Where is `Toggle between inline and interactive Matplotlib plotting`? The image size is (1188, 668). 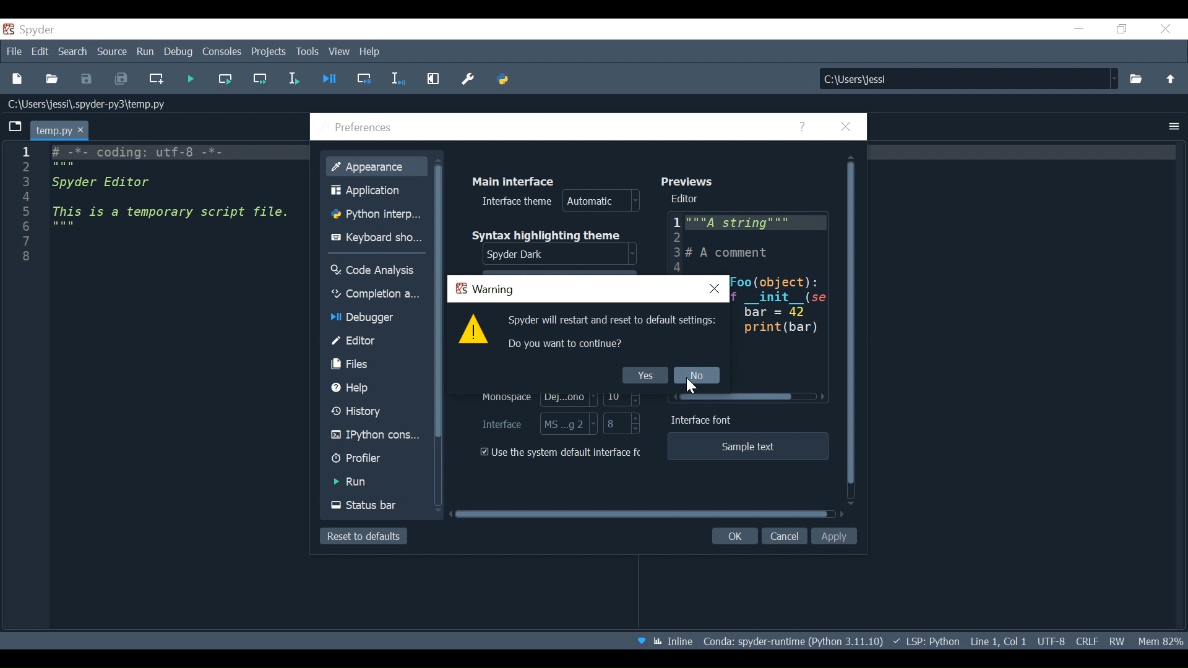
Toggle between inline and interactive Matplotlib plotting is located at coordinates (674, 643).